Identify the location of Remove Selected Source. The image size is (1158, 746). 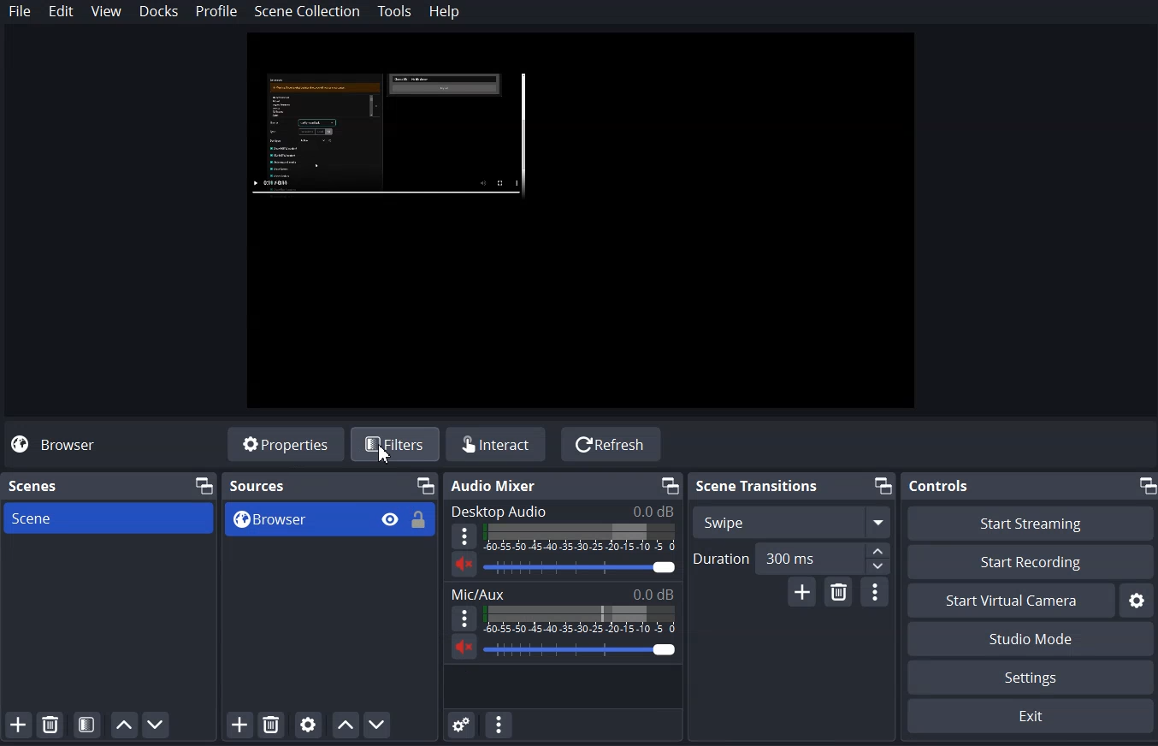
(271, 725).